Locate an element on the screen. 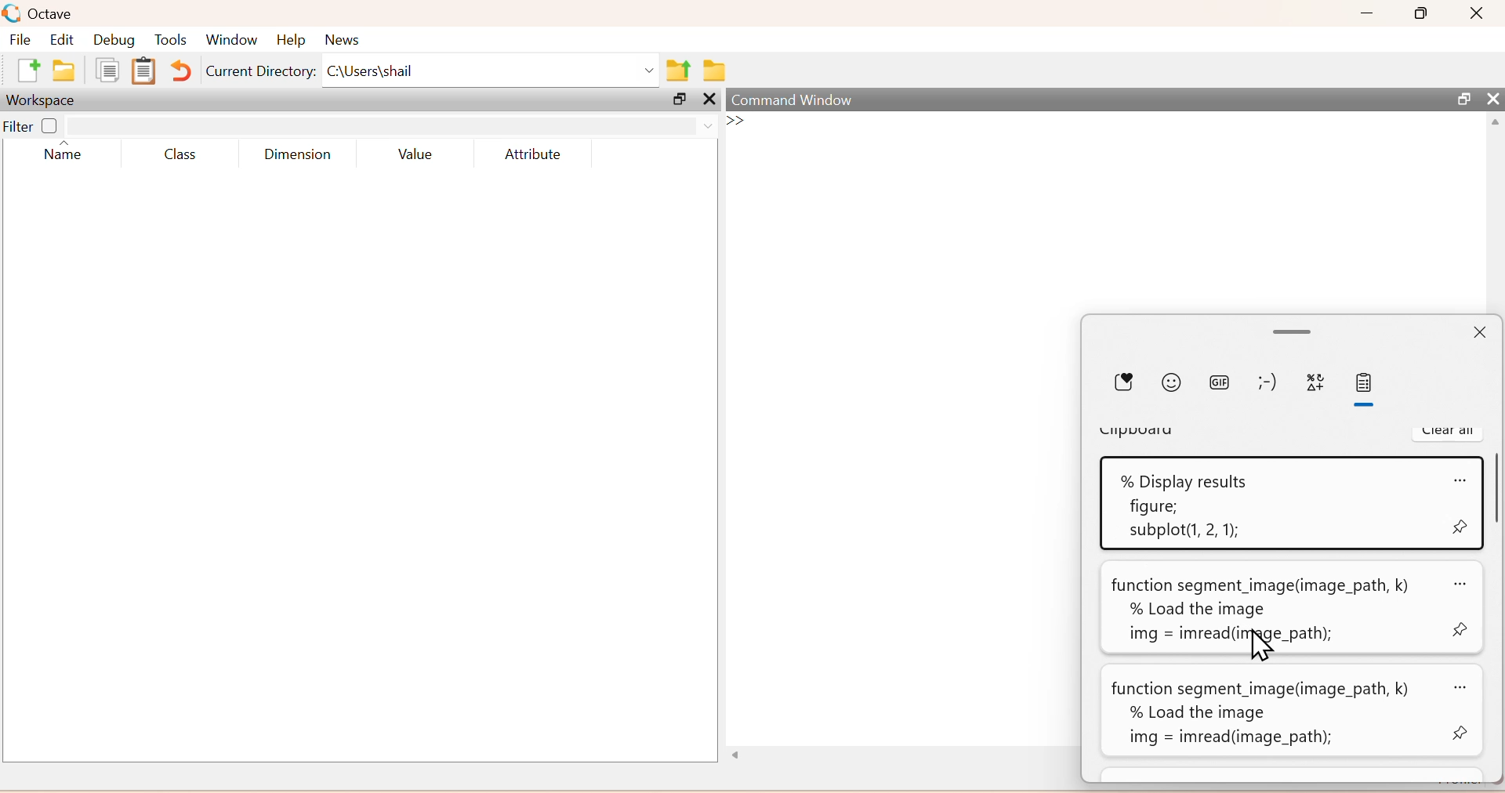 The width and height of the screenshot is (1505, 793). News is located at coordinates (340, 42).